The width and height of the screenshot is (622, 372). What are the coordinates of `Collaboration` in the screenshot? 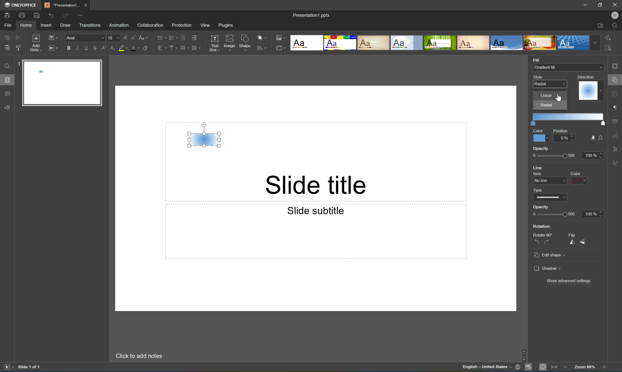 It's located at (149, 25).